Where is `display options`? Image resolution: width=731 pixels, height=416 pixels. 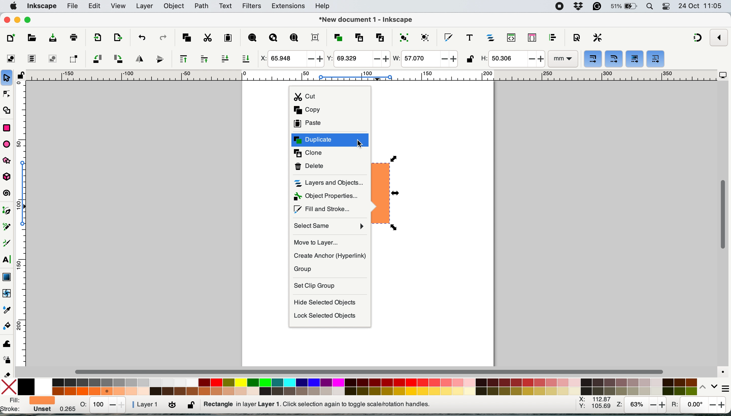
display options is located at coordinates (723, 75).